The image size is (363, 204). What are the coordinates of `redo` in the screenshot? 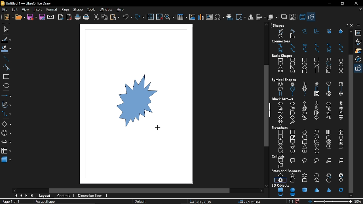 It's located at (140, 18).